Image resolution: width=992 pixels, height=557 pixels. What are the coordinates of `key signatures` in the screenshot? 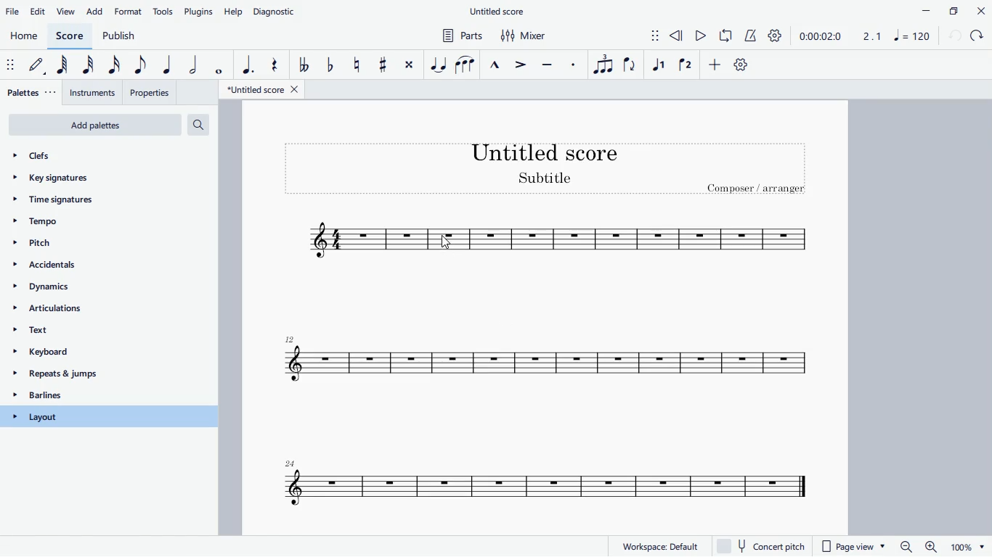 It's located at (84, 181).